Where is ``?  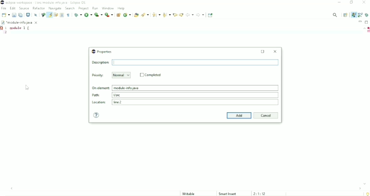
 is located at coordinates (186, 62).